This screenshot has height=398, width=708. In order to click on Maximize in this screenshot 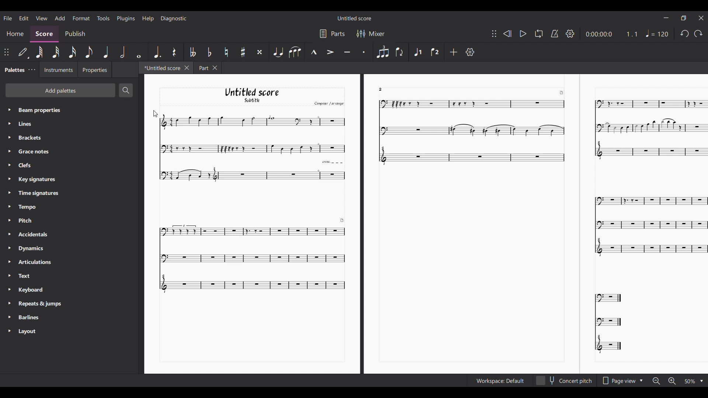, I will do `click(684, 19)`.